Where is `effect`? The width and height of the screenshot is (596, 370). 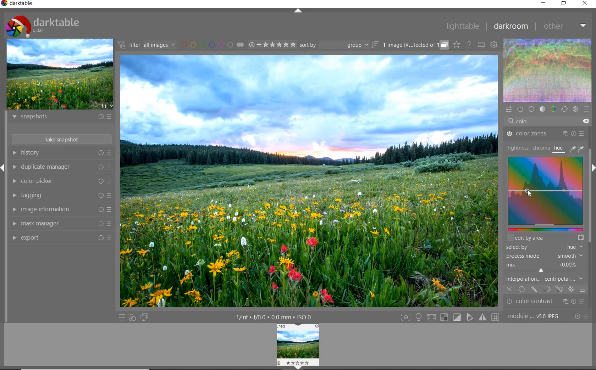 effect is located at coordinates (575, 110).